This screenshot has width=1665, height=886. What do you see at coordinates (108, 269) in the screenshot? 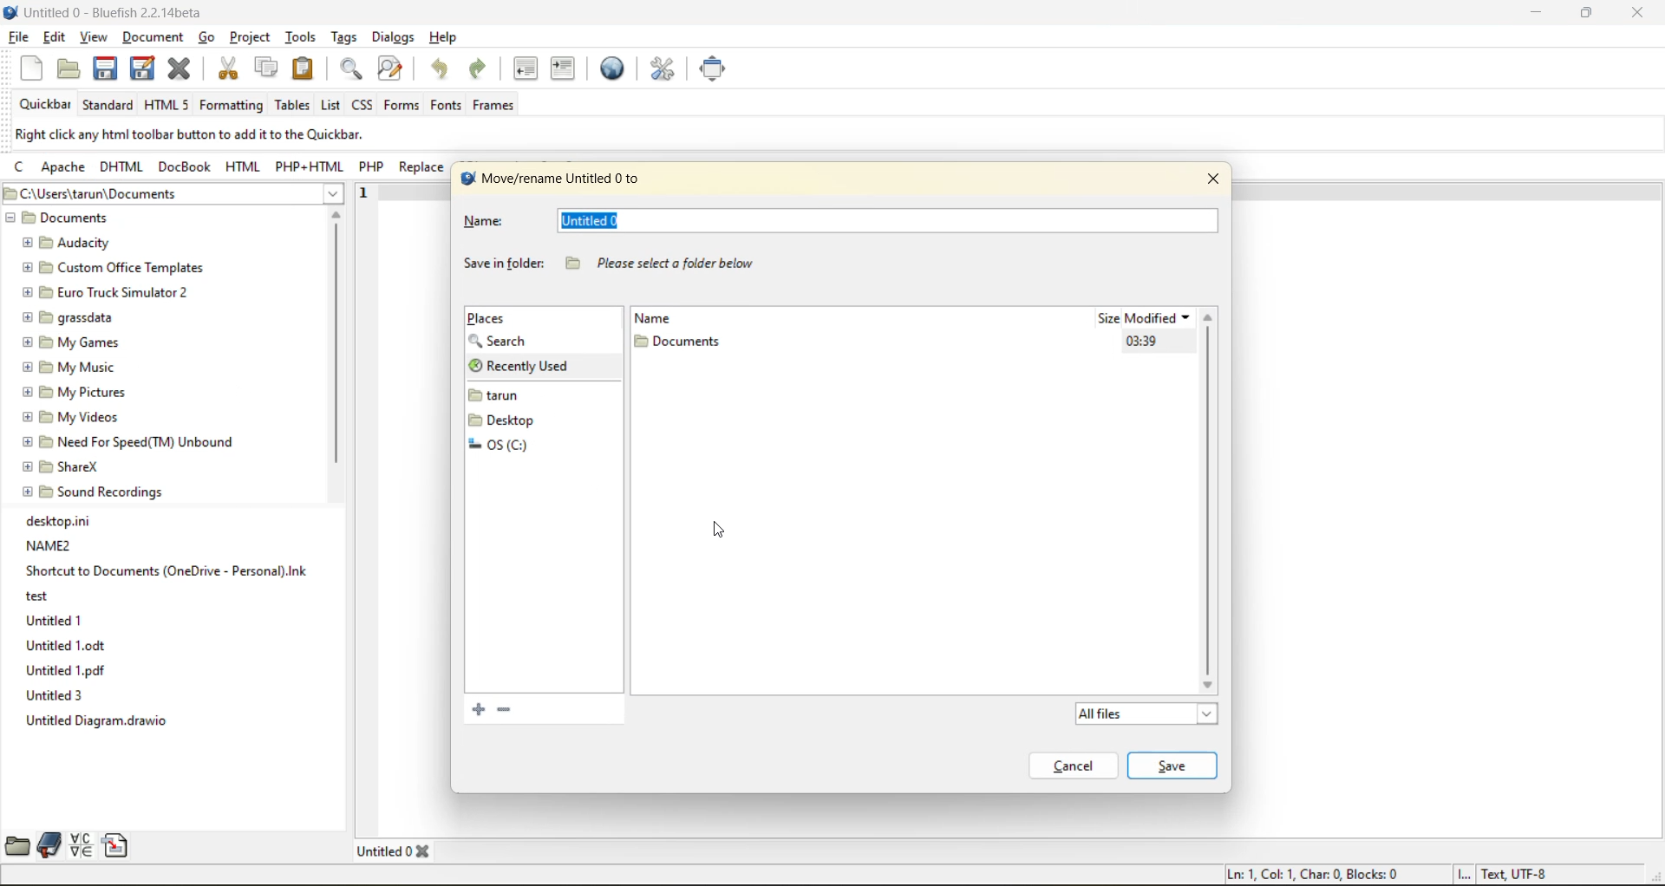
I see `Custom Office Templates` at bounding box center [108, 269].